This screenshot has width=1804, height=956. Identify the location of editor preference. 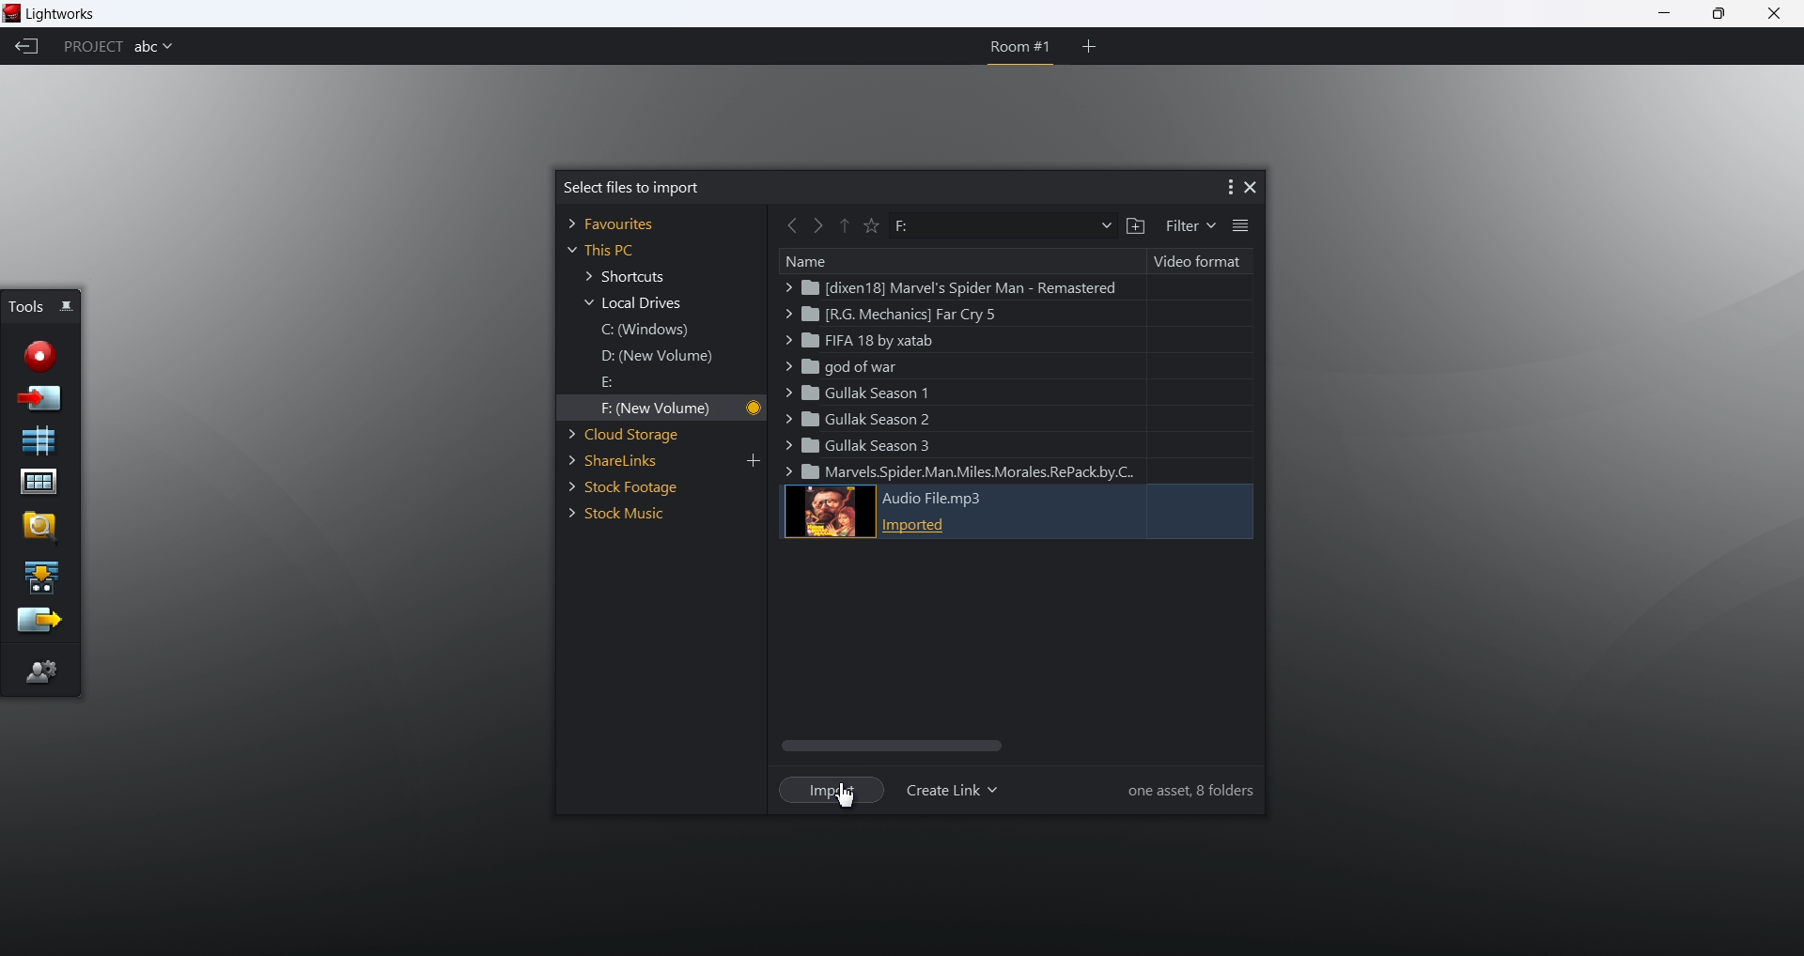
(42, 671).